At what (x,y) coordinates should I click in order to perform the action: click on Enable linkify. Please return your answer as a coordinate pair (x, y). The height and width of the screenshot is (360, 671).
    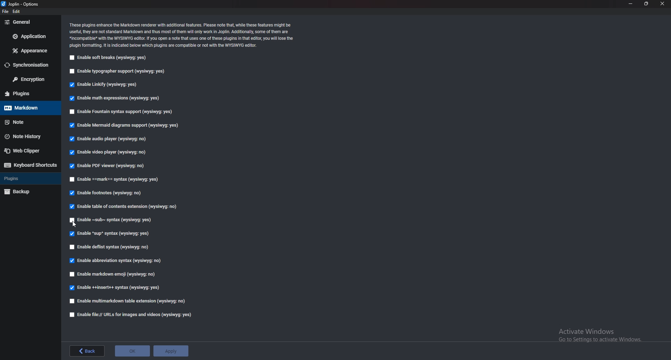
    Looking at the image, I should click on (105, 85).